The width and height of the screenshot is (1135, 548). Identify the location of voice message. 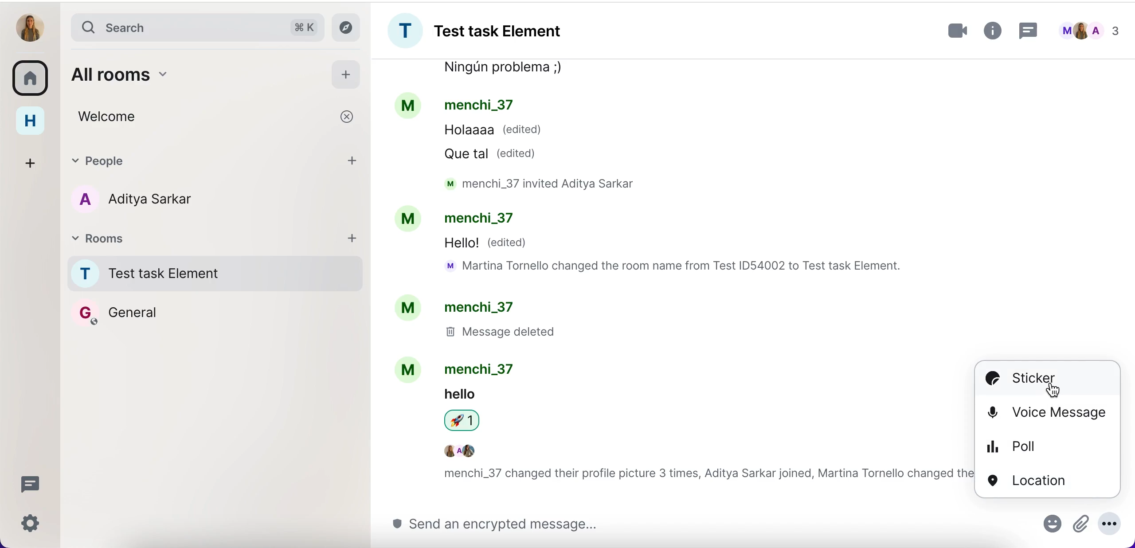
(1048, 413).